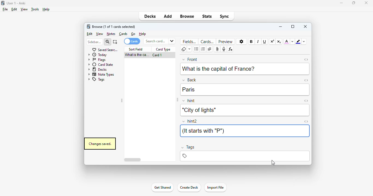  Describe the element at coordinates (100, 34) in the screenshot. I see `view` at that location.